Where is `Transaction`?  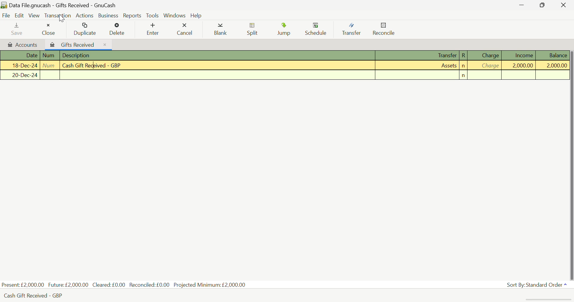 Transaction is located at coordinates (57, 15).